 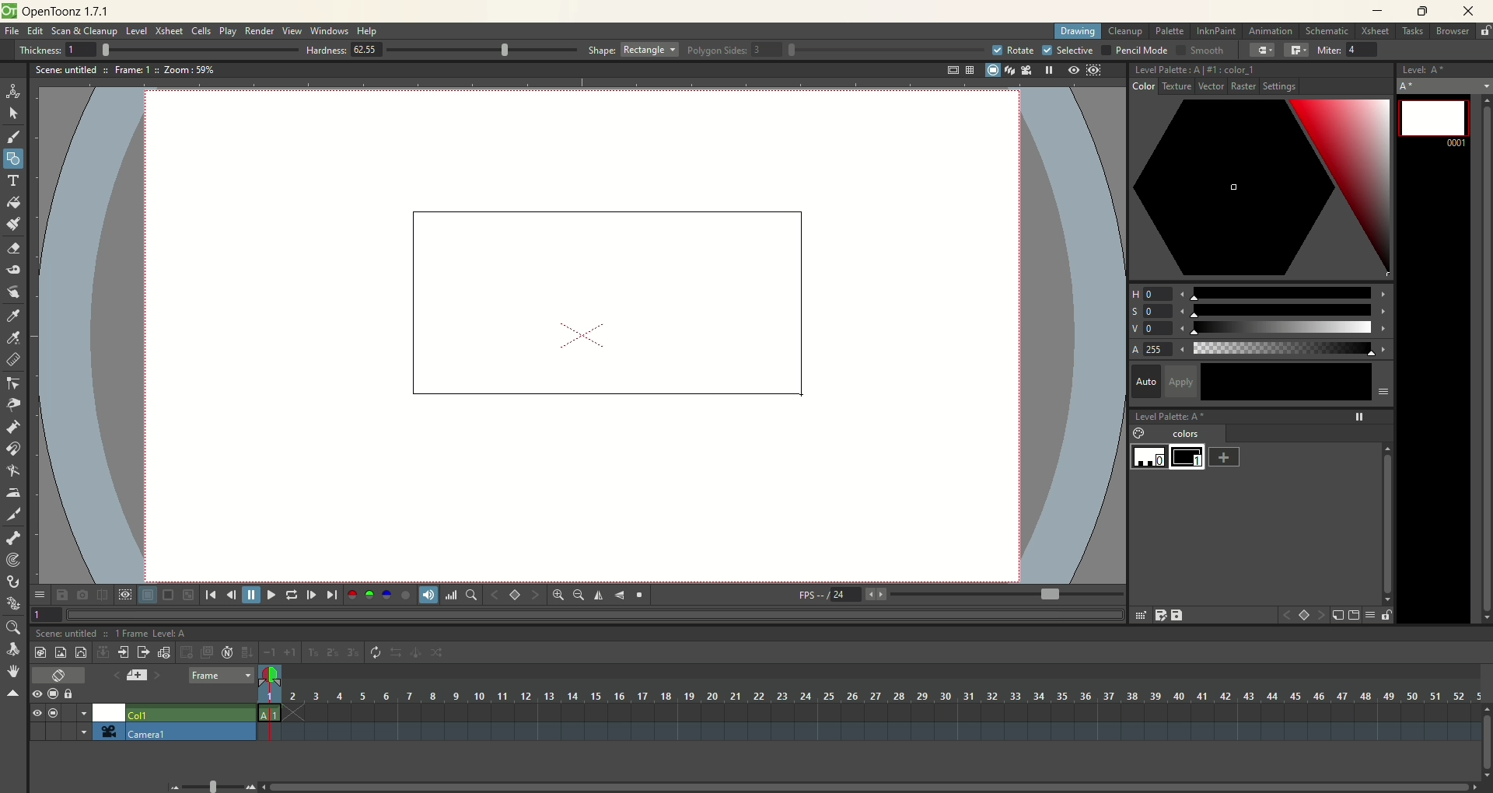 What do you see at coordinates (190, 595) in the screenshot?
I see `checkered background` at bounding box center [190, 595].